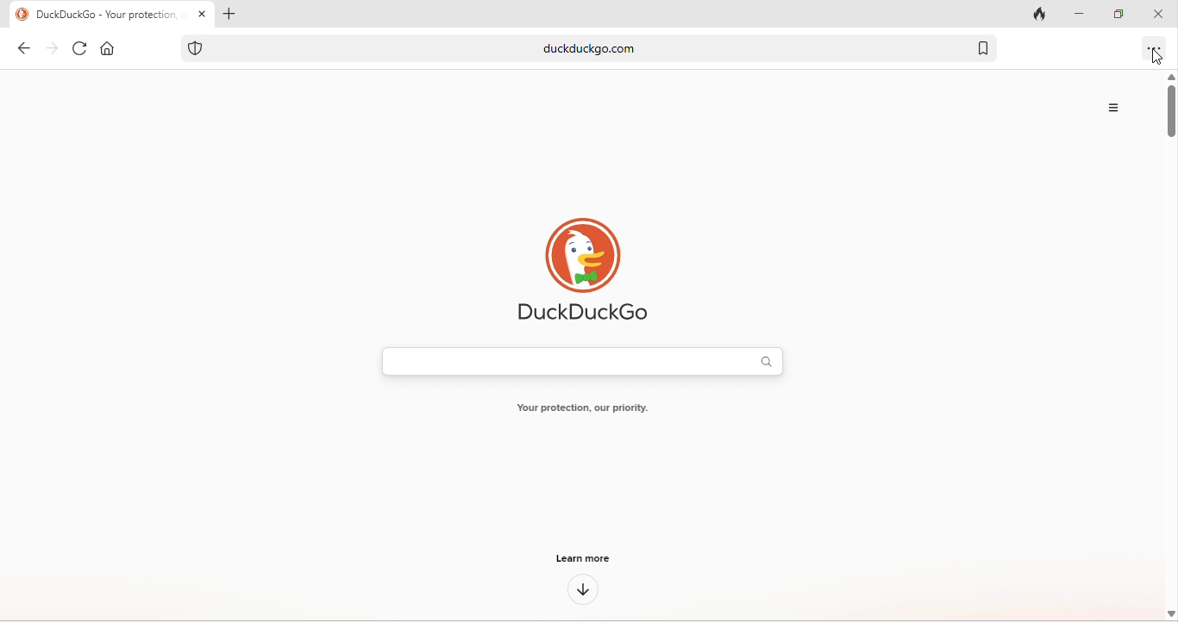  Describe the element at coordinates (80, 48) in the screenshot. I see `refresh` at that location.